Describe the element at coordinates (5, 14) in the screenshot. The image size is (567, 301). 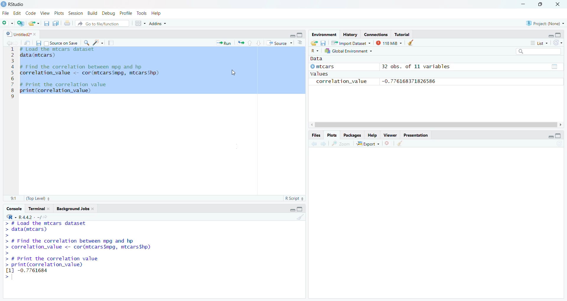
I see `File` at that location.